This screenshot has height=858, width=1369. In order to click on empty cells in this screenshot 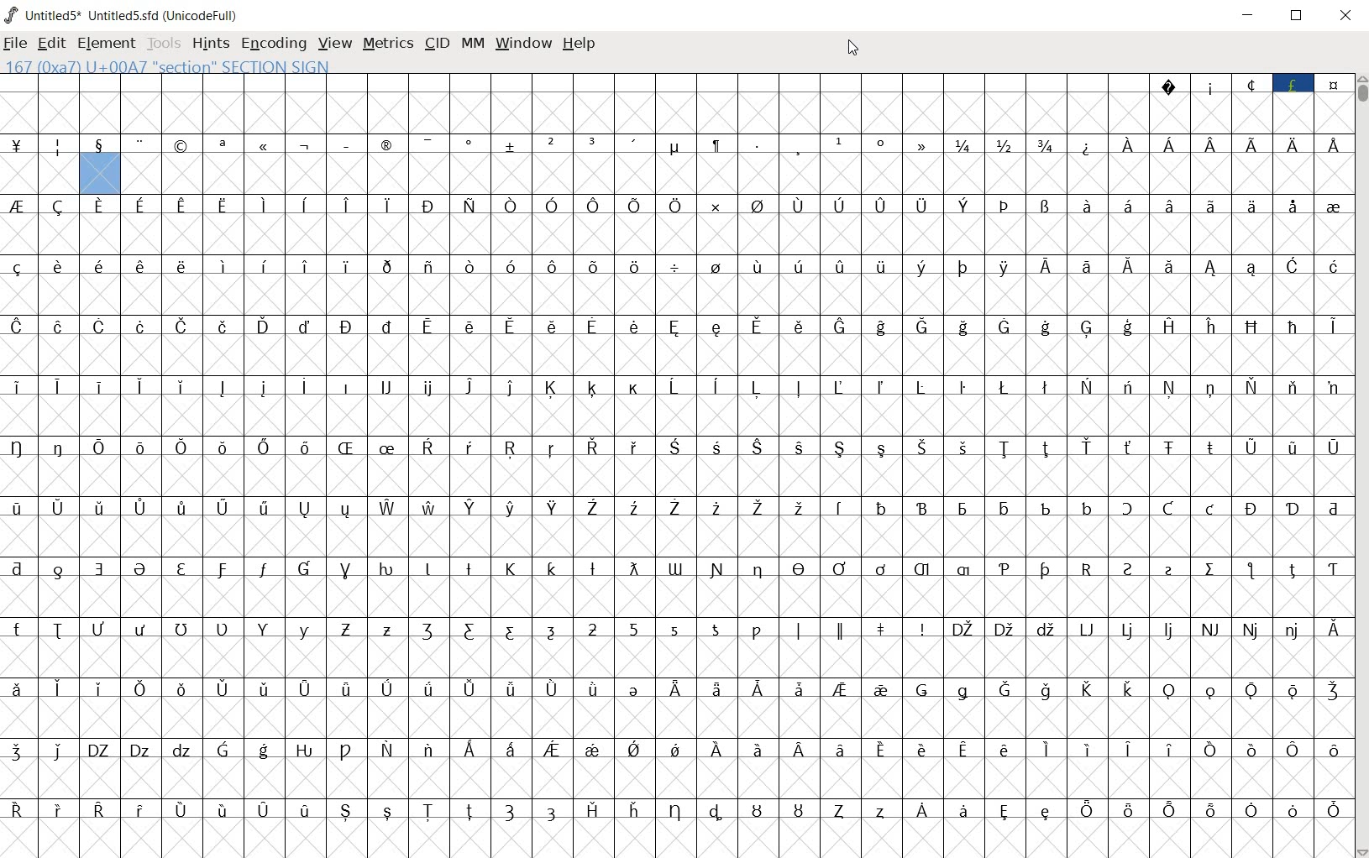, I will do `click(678, 777)`.